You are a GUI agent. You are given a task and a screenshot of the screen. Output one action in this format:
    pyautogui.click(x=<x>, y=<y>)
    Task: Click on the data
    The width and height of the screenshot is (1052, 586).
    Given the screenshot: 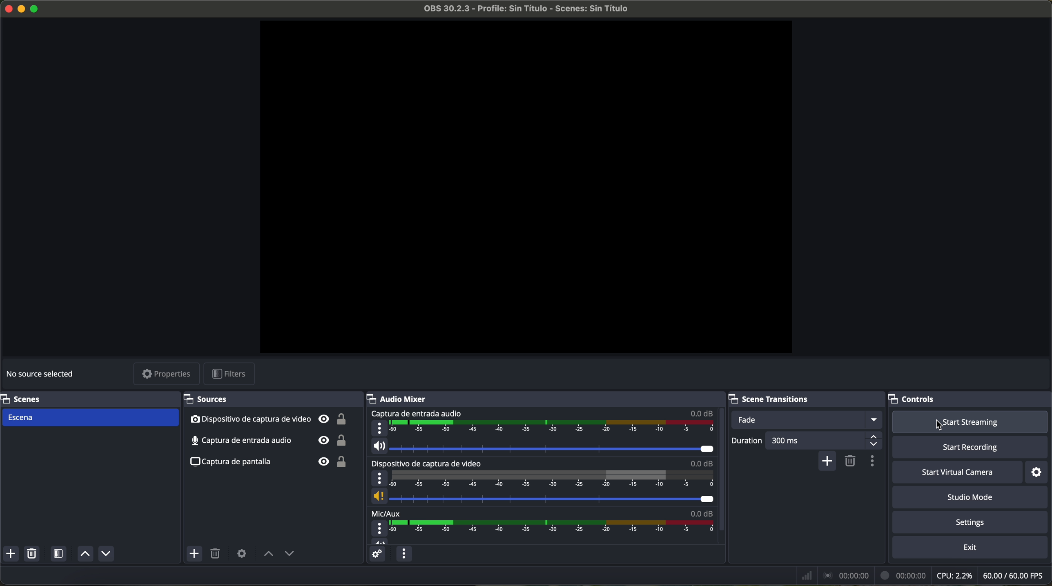 What is the action you would take?
    pyautogui.click(x=921, y=575)
    